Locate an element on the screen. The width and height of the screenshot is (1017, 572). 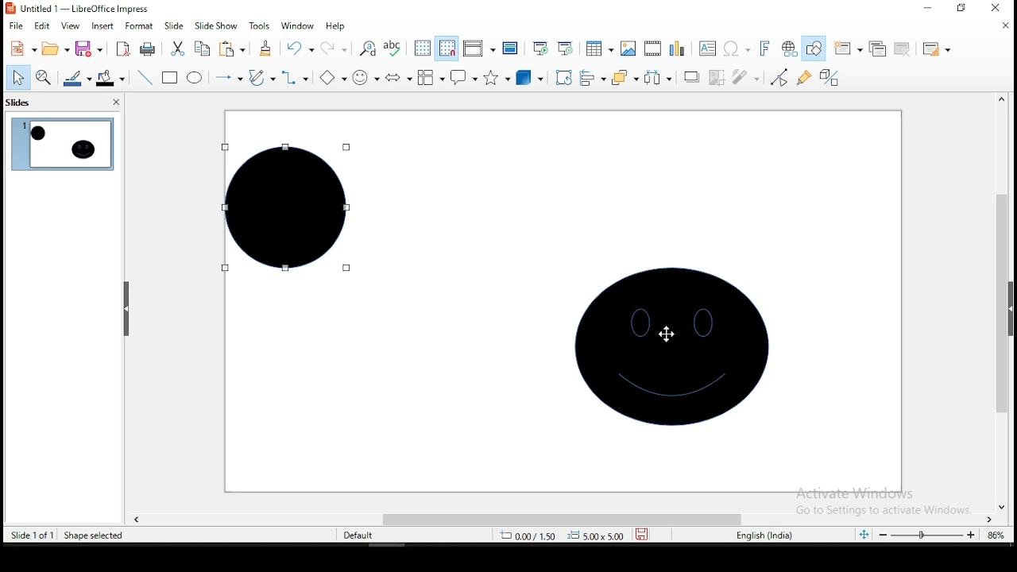
select tool is located at coordinates (18, 77).